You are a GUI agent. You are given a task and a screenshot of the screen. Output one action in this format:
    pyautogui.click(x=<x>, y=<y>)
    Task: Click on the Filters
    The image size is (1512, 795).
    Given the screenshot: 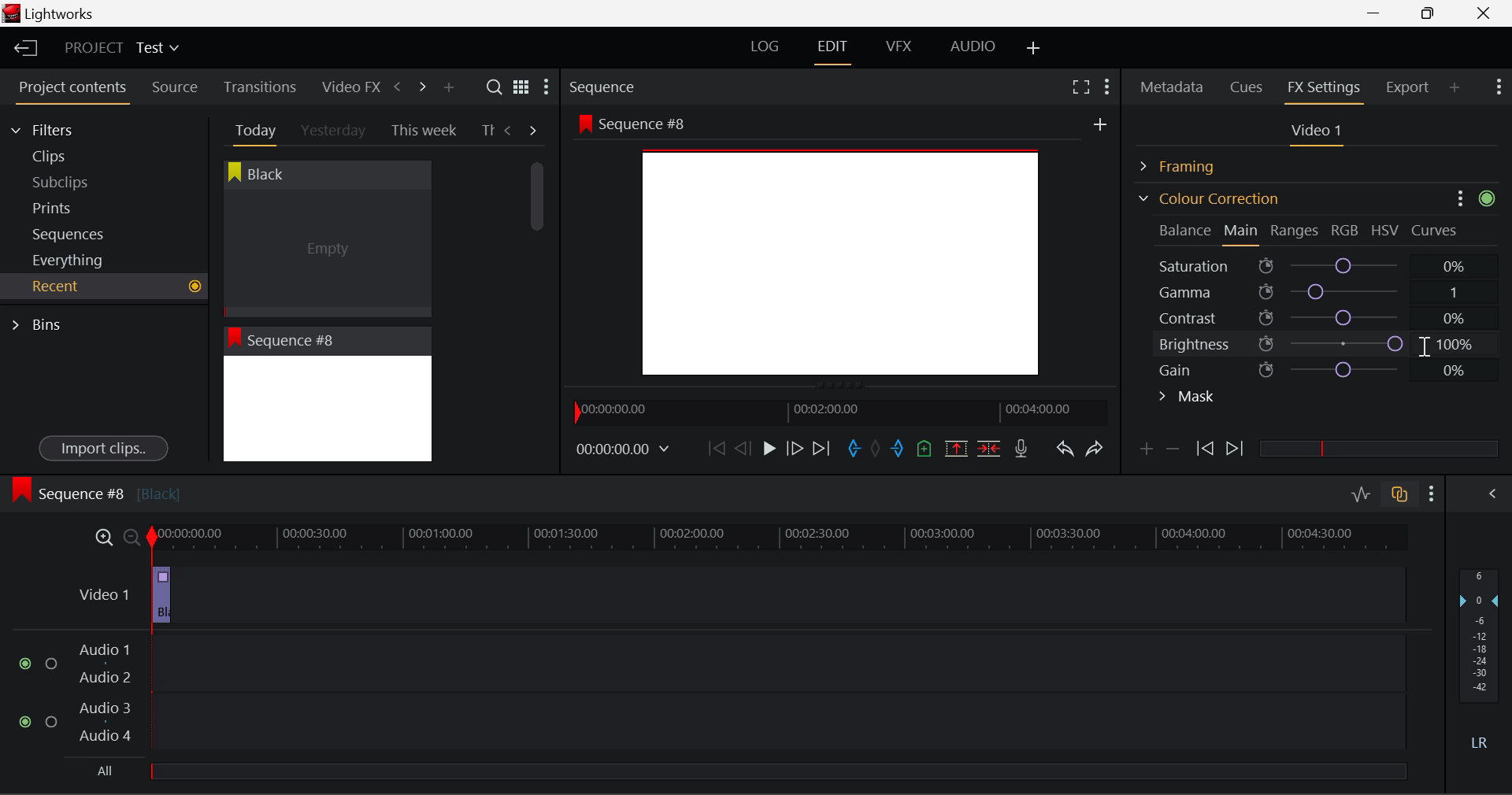 What is the action you would take?
    pyautogui.click(x=57, y=128)
    